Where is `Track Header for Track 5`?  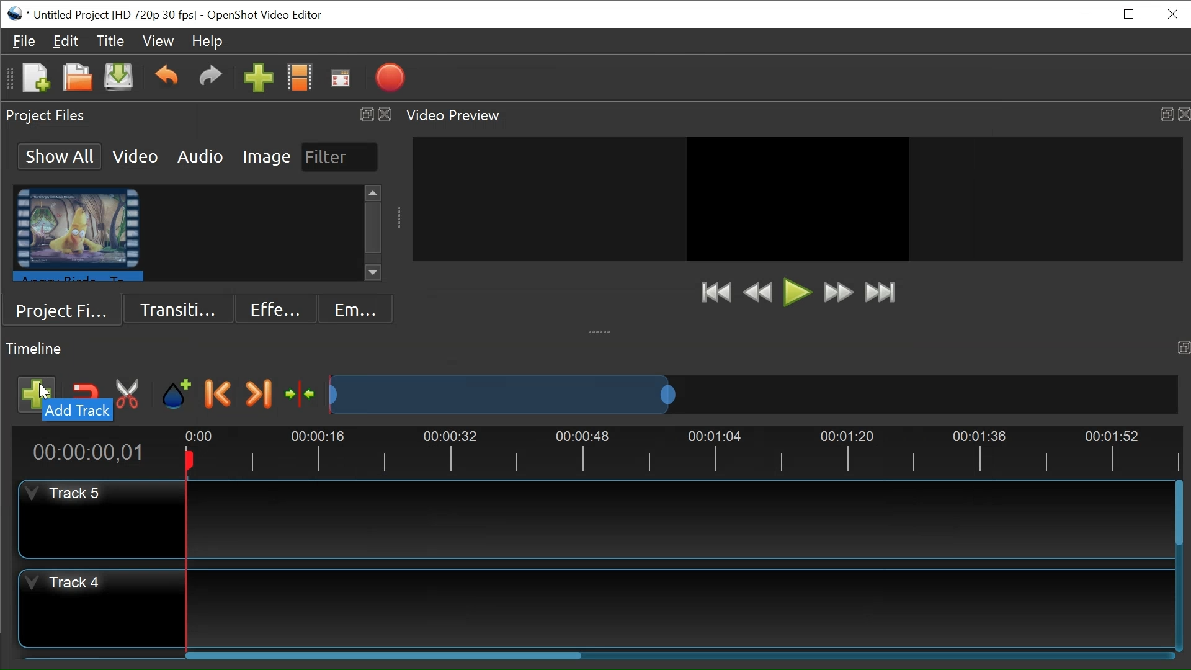
Track Header for Track 5 is located at coordinates (102, 517).